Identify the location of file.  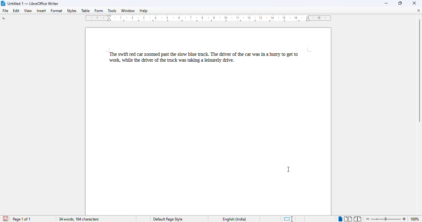
(6, 10).